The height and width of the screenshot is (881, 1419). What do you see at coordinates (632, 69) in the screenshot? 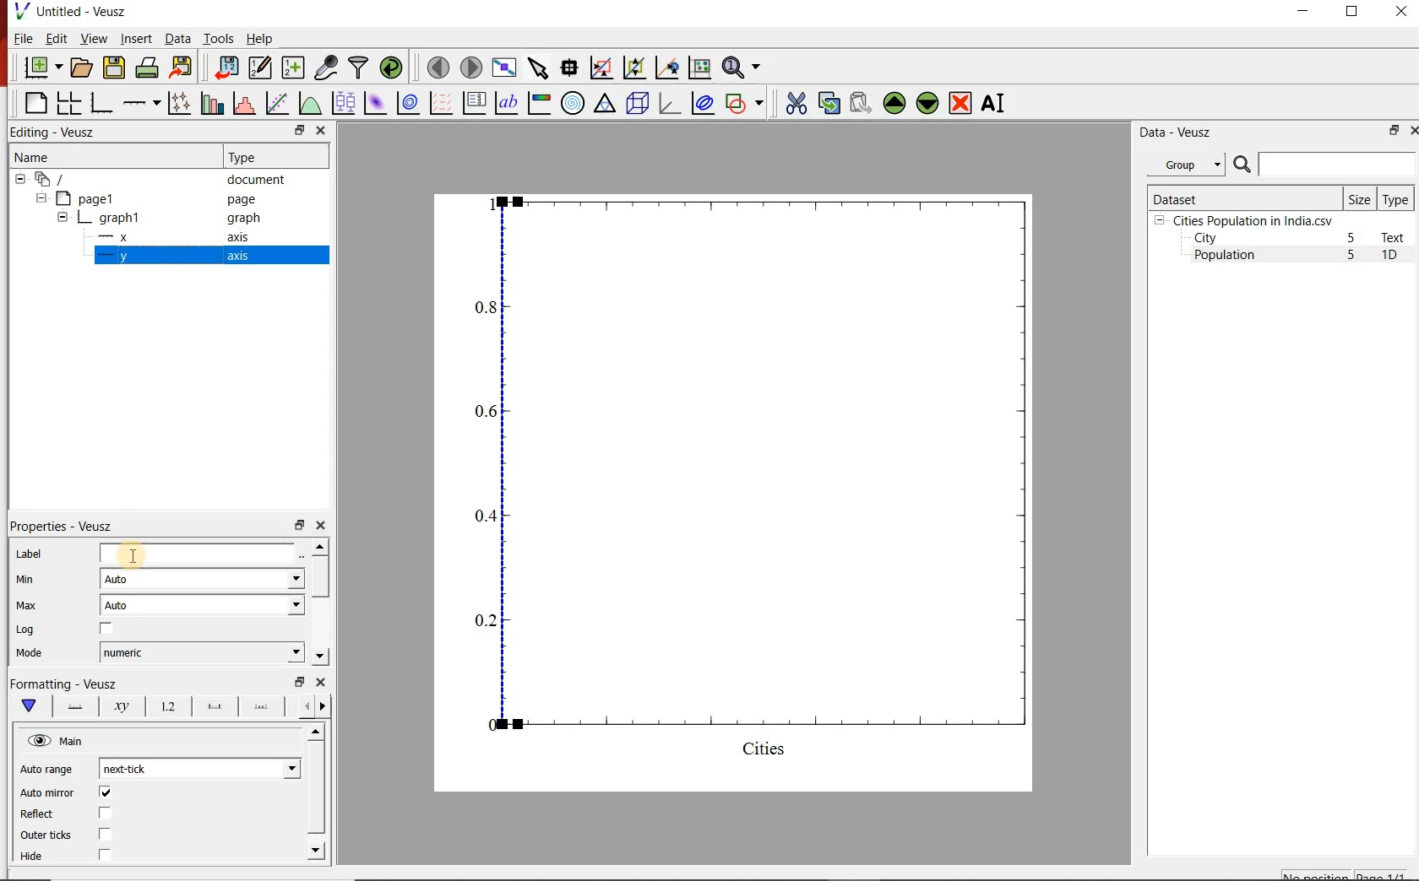
I see `click to zoom out of graph axes` at bounding box center [632, 69].